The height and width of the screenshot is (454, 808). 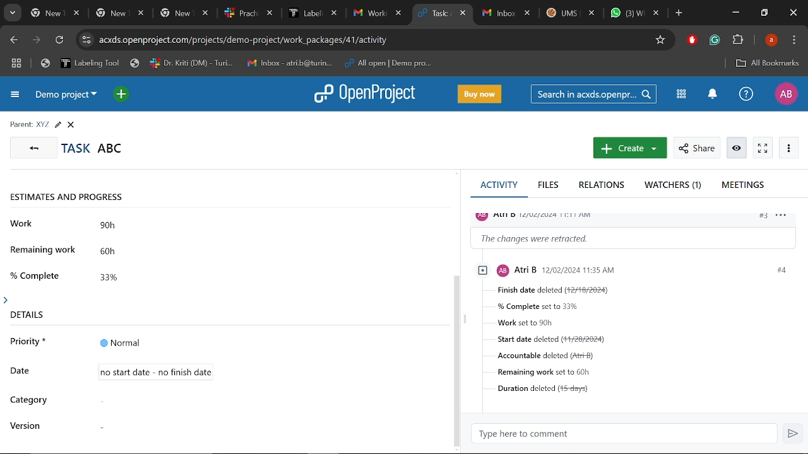 What do you see at coordinates (86, 40) in the screenshot?
I see `Cite info` at bounding box center [86, 40].